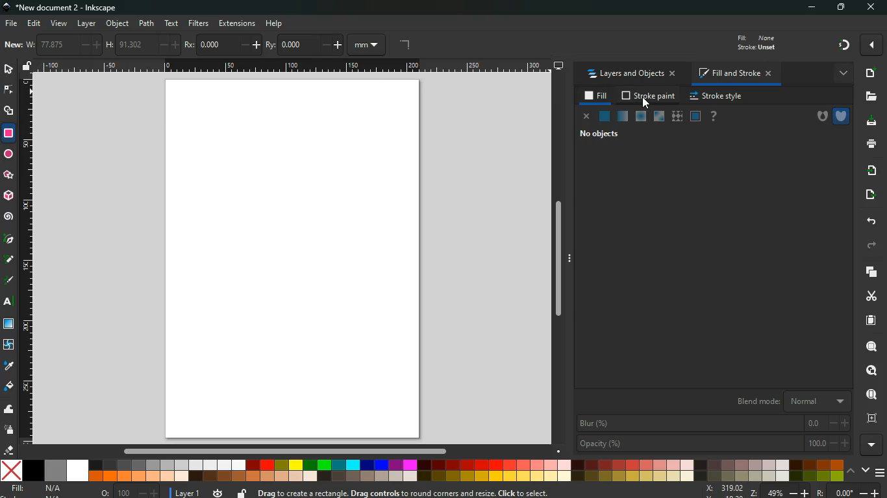  Describe the element at coordinates (8, 261) in the screenshot. I see `highlight` at that location.